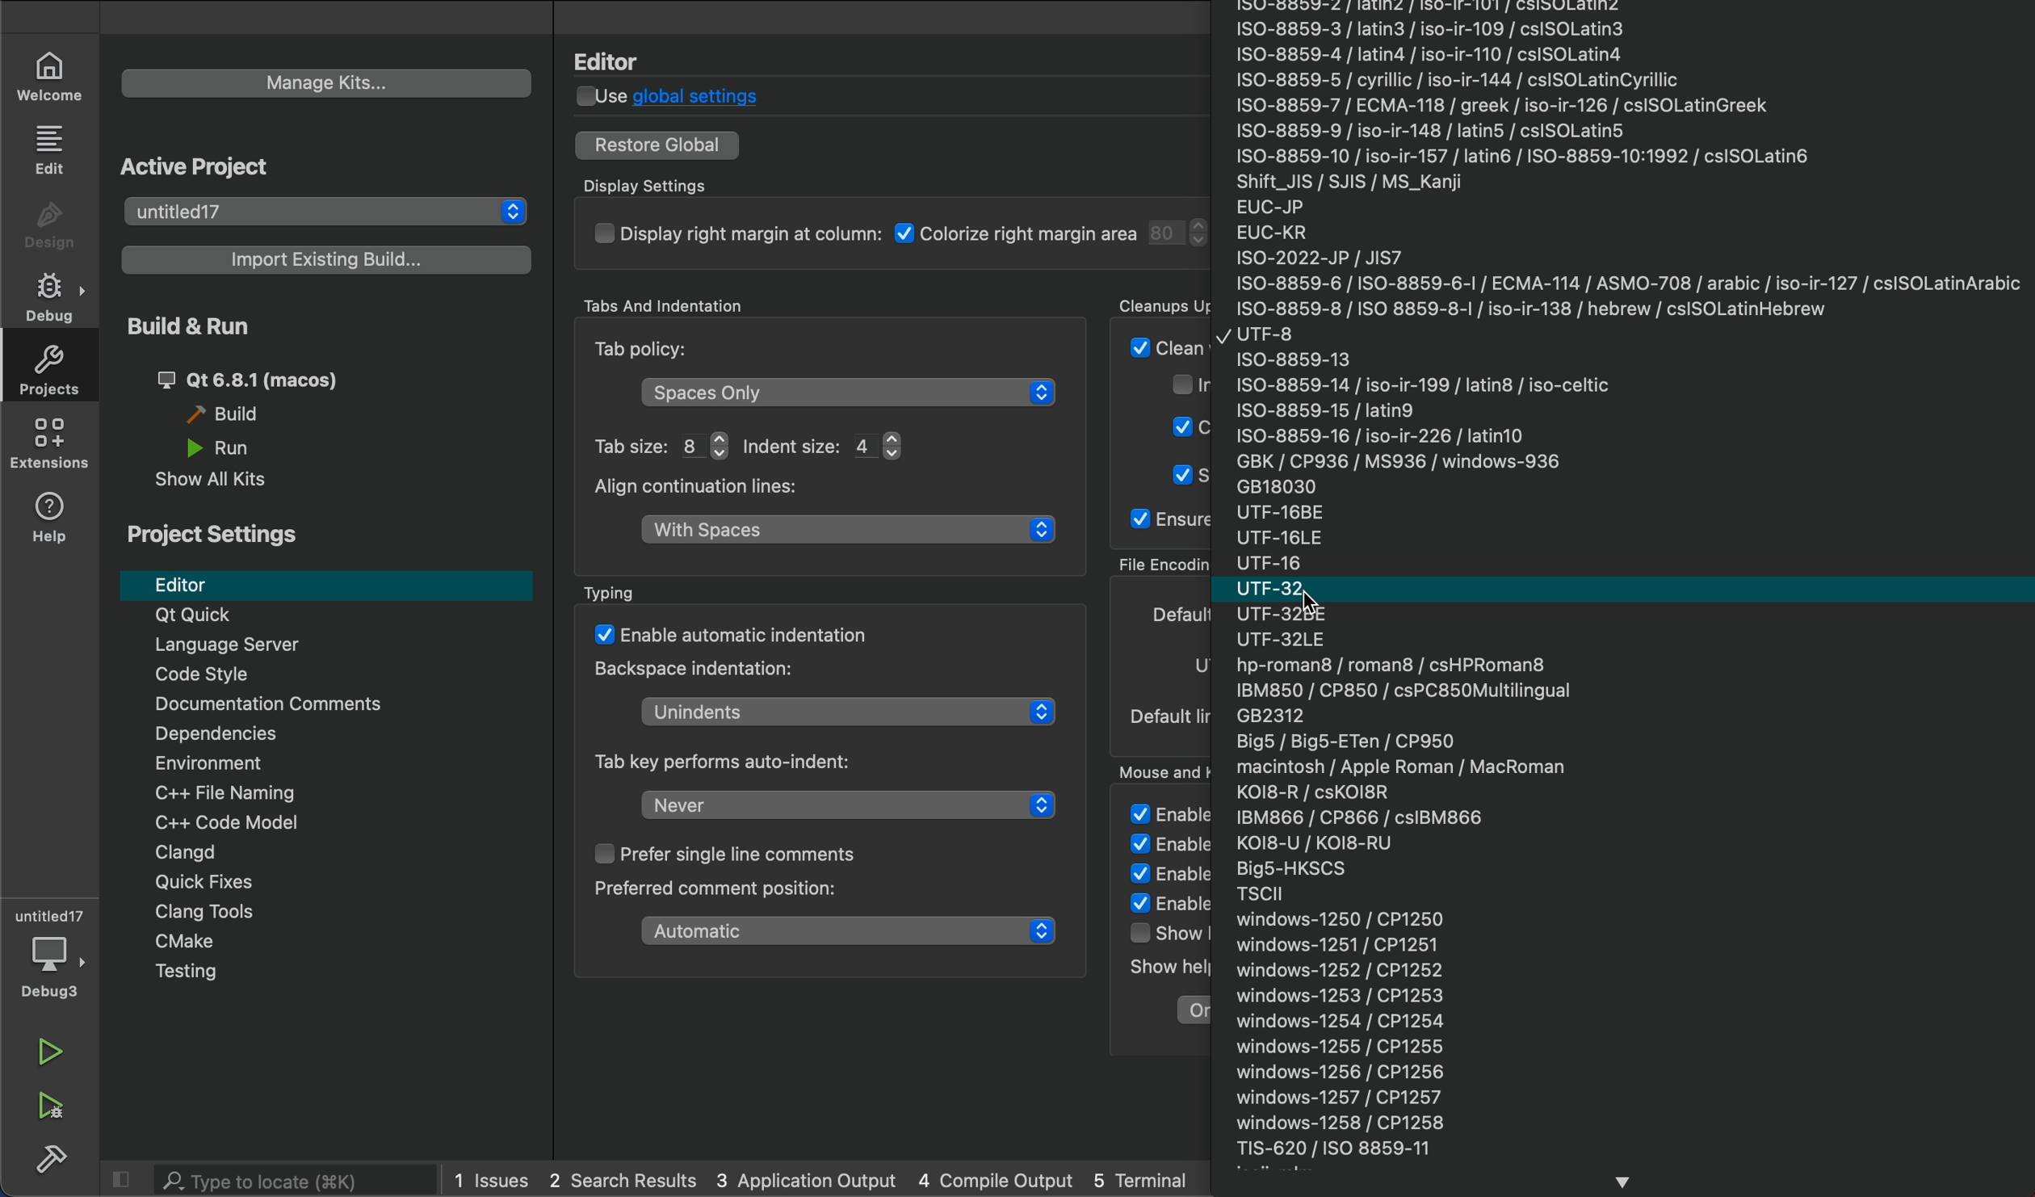 Image resolution: width=2035 pixels, height=1197 pixels. What do you see at coordinates (829, 445) in the screenshot?
I see `Indent Size` at bounding box center [829, 445].